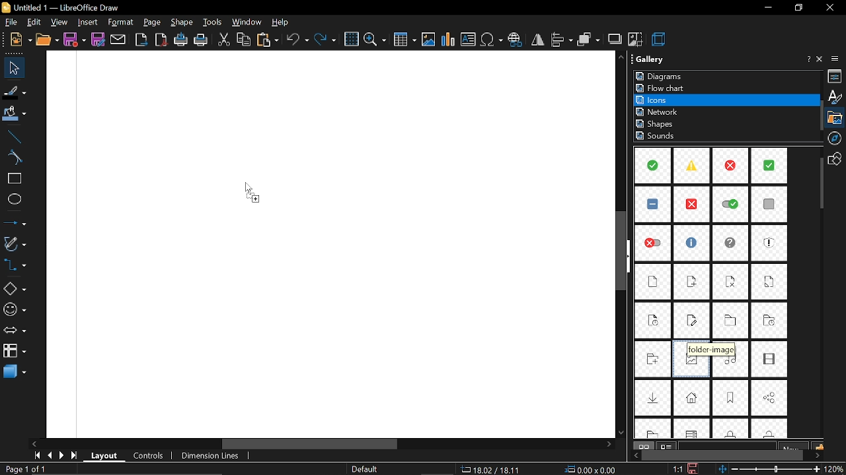 This screenshot has width=846, height=475. I want to click on basic shapes, so click(14, 290).